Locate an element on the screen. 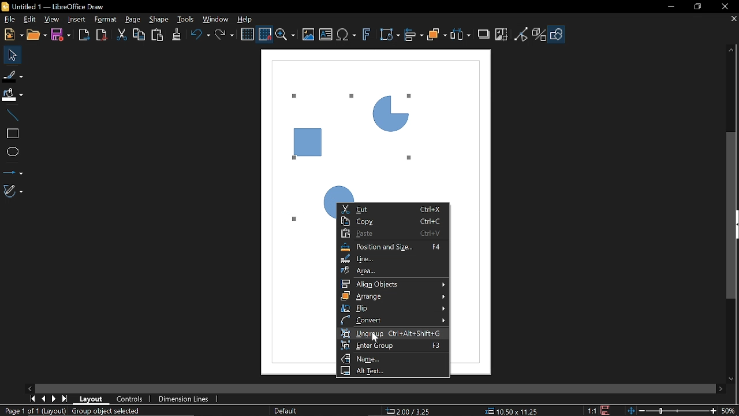 This screenshot has width=739, height=416. New is located at coordinates (12, 35).